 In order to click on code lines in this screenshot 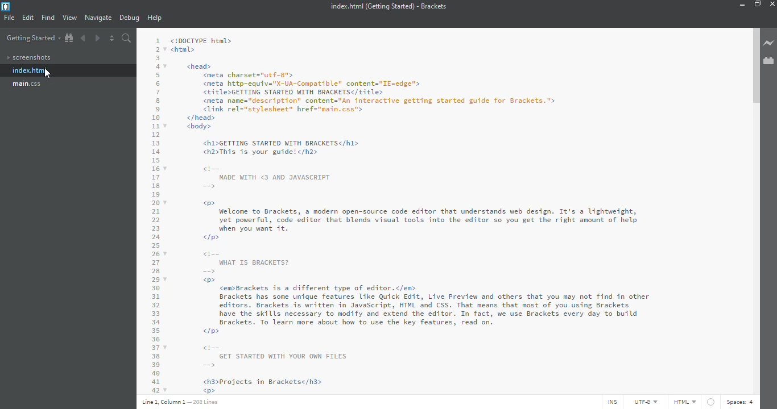, I will do `click(154, 212)`.